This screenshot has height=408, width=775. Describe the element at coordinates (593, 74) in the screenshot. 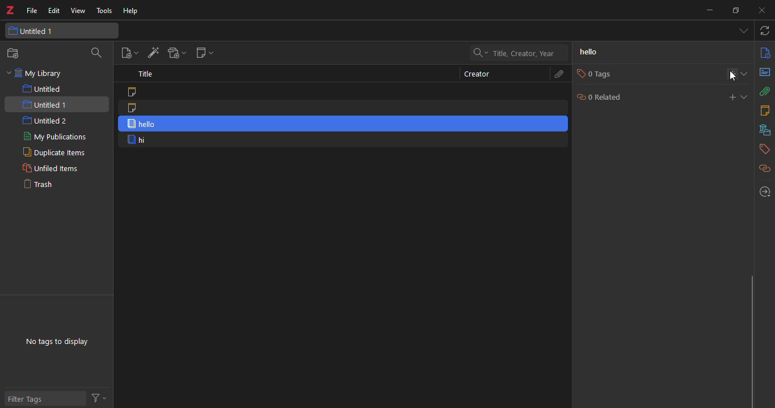

I see `0 tags` at that location.